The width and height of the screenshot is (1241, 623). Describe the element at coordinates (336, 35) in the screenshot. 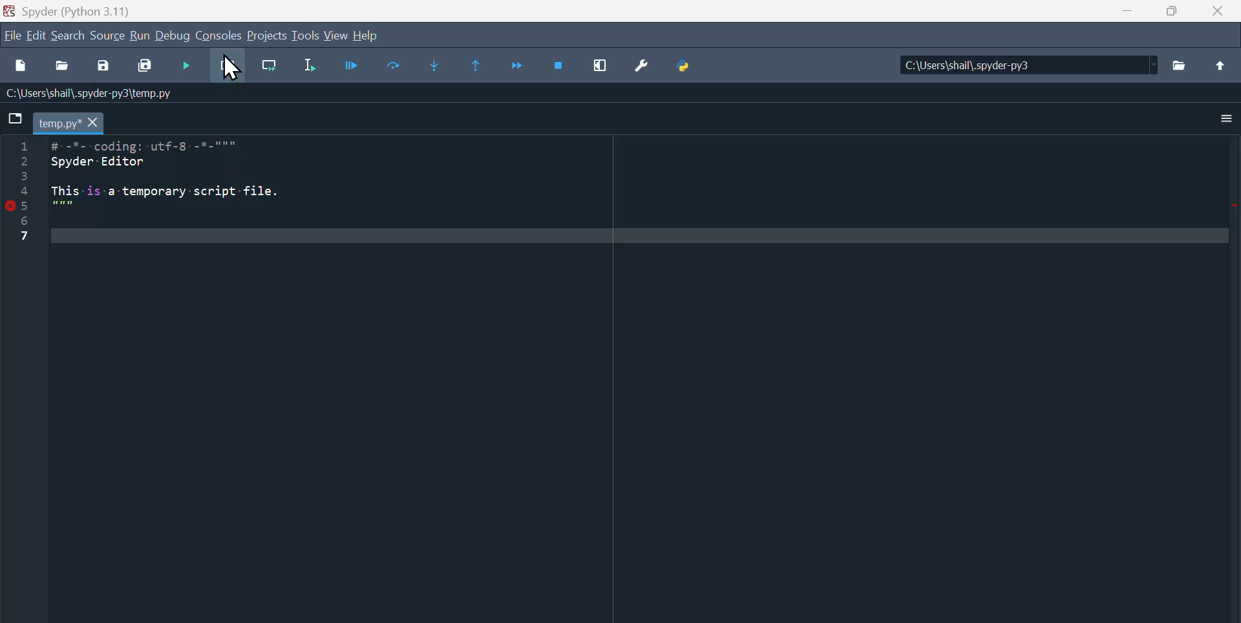

I see `view` at that location.